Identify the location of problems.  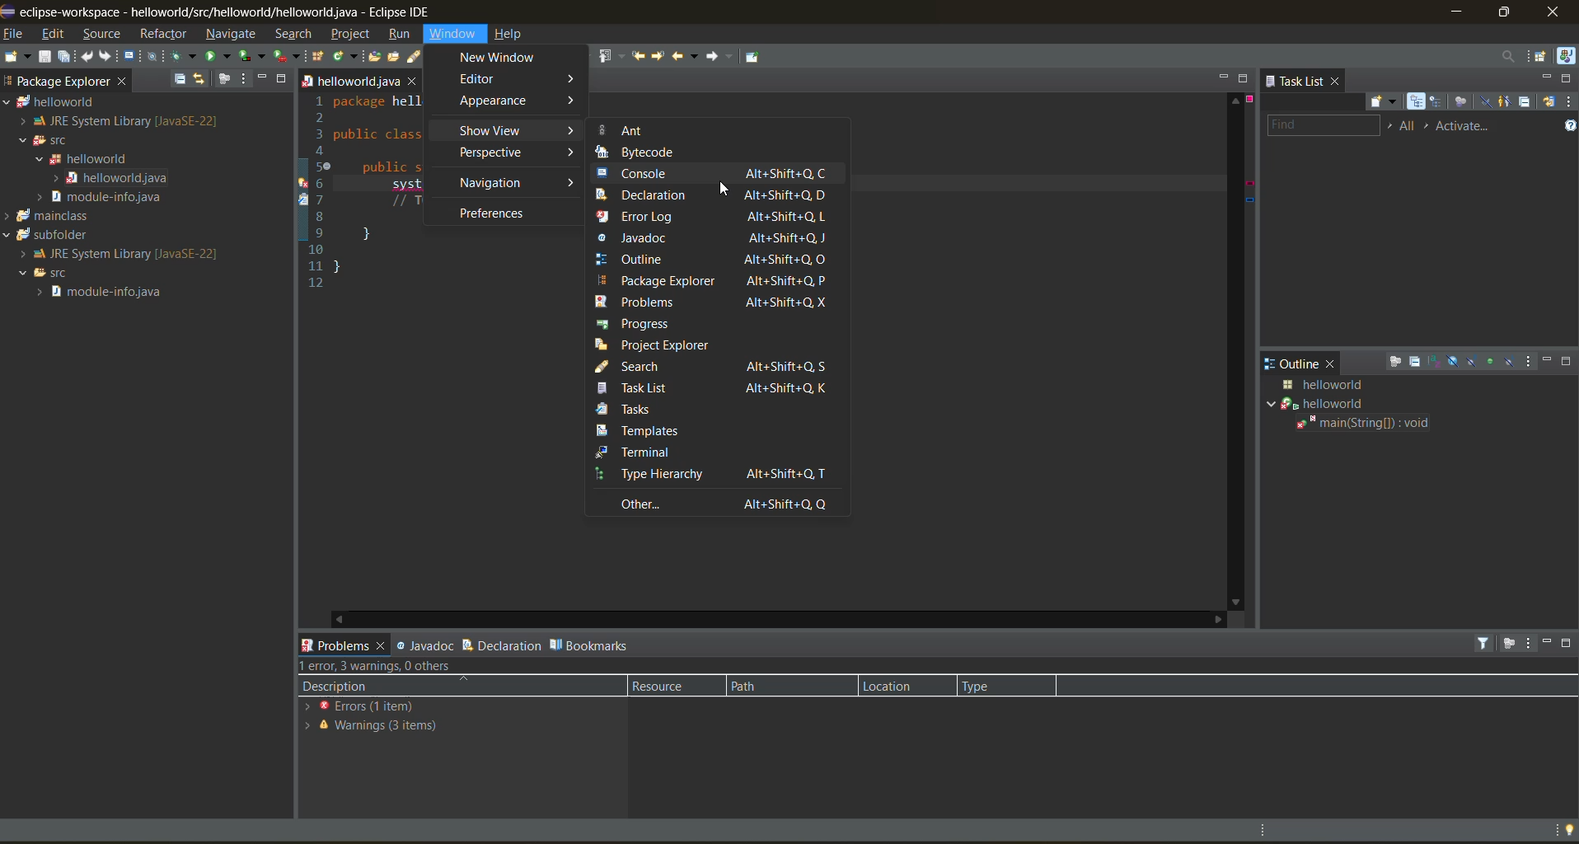
(340, 645).